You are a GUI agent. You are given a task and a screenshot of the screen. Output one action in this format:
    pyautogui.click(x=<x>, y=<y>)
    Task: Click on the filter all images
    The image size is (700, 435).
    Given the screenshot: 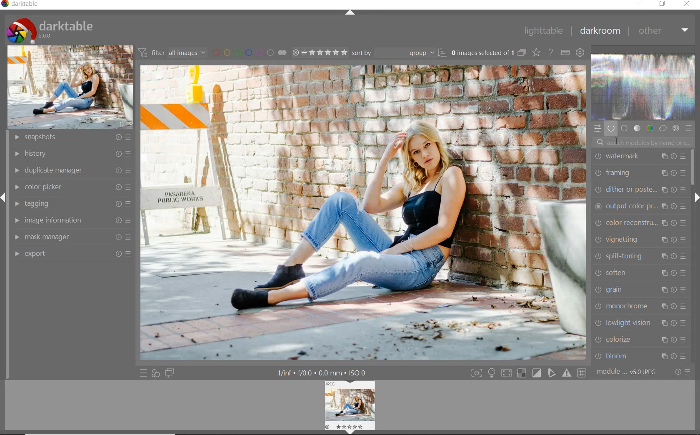 What is the action you would take?
    pyautogui.click(x=170, y=52)
    